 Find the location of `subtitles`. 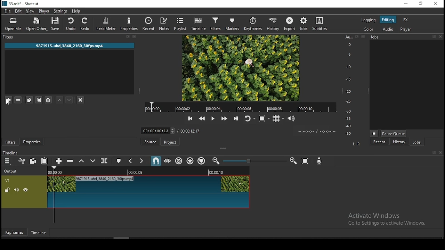

subtitles is located at coordinates (319, 24).